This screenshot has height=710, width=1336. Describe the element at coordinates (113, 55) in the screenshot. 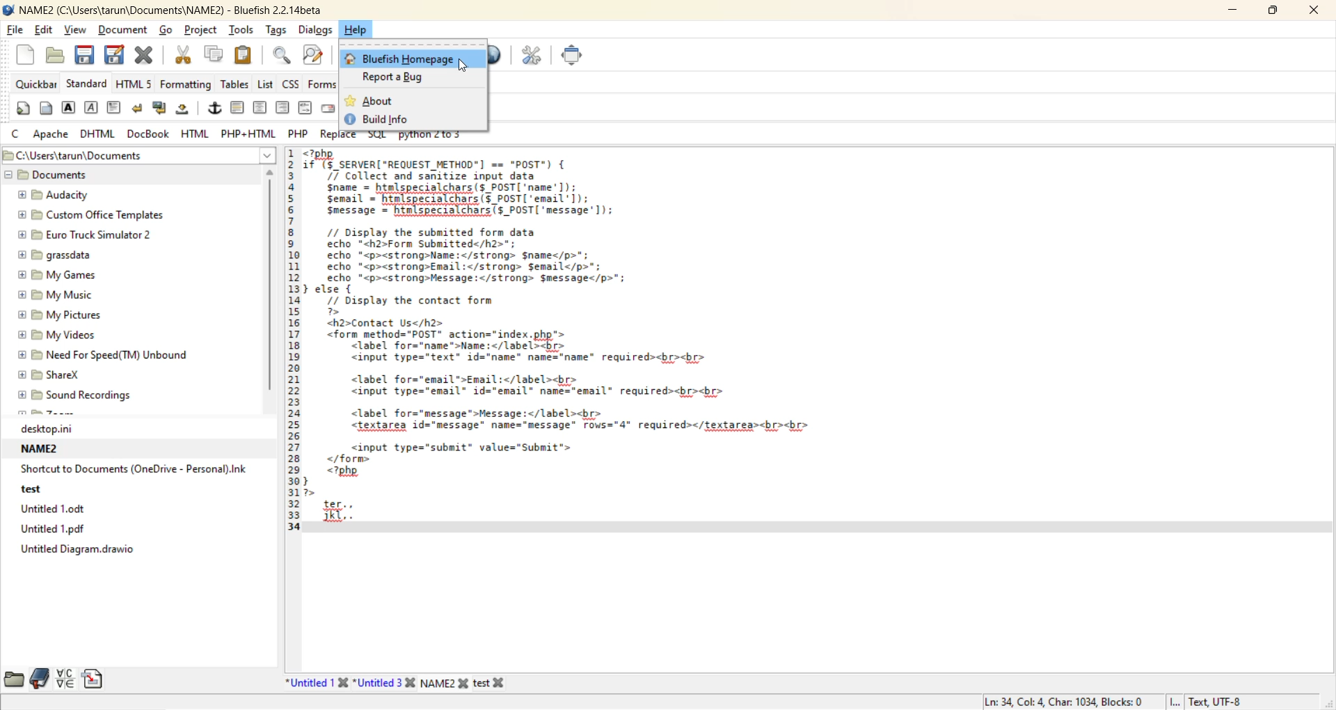

I see `save as` at that location.